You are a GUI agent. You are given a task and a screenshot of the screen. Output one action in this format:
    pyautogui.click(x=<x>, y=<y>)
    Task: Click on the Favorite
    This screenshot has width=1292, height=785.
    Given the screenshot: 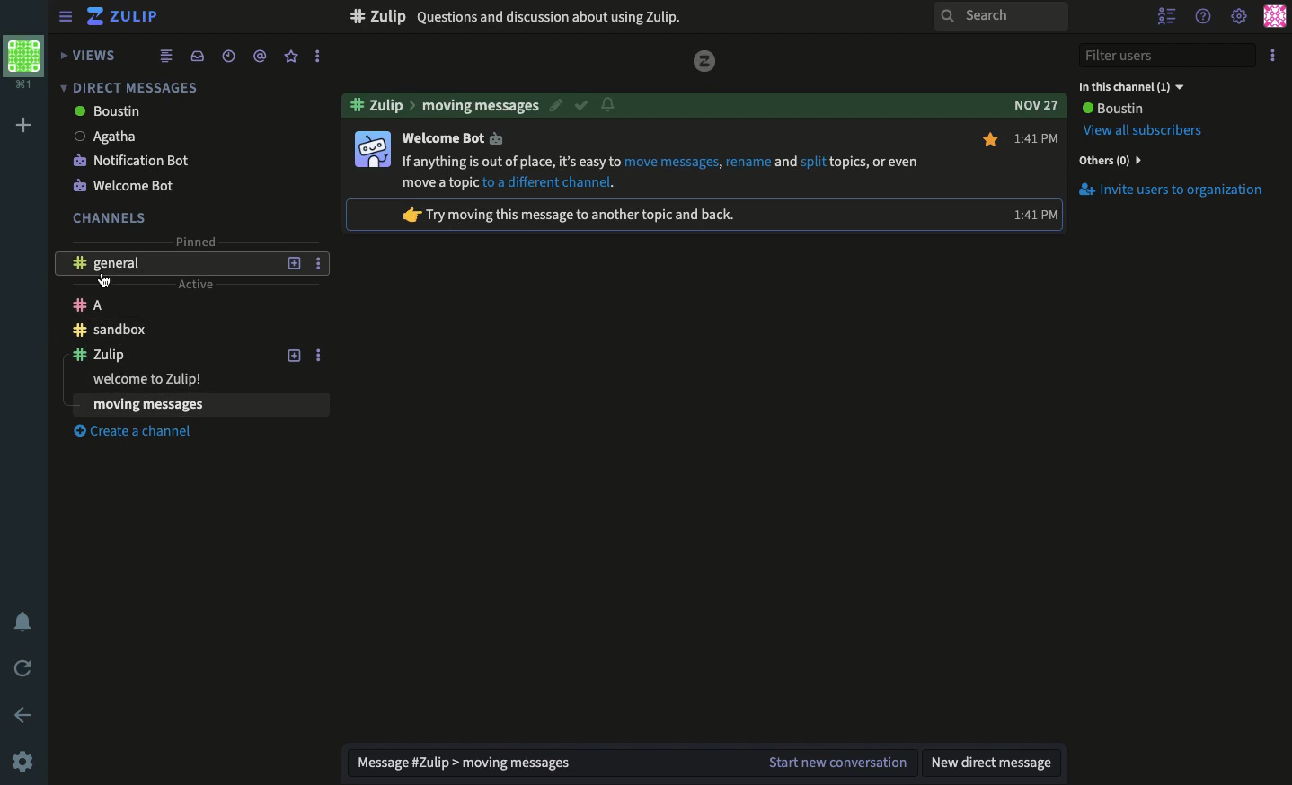 What is the action you would take?
    pyautogui.click(x=992, y=140)
    